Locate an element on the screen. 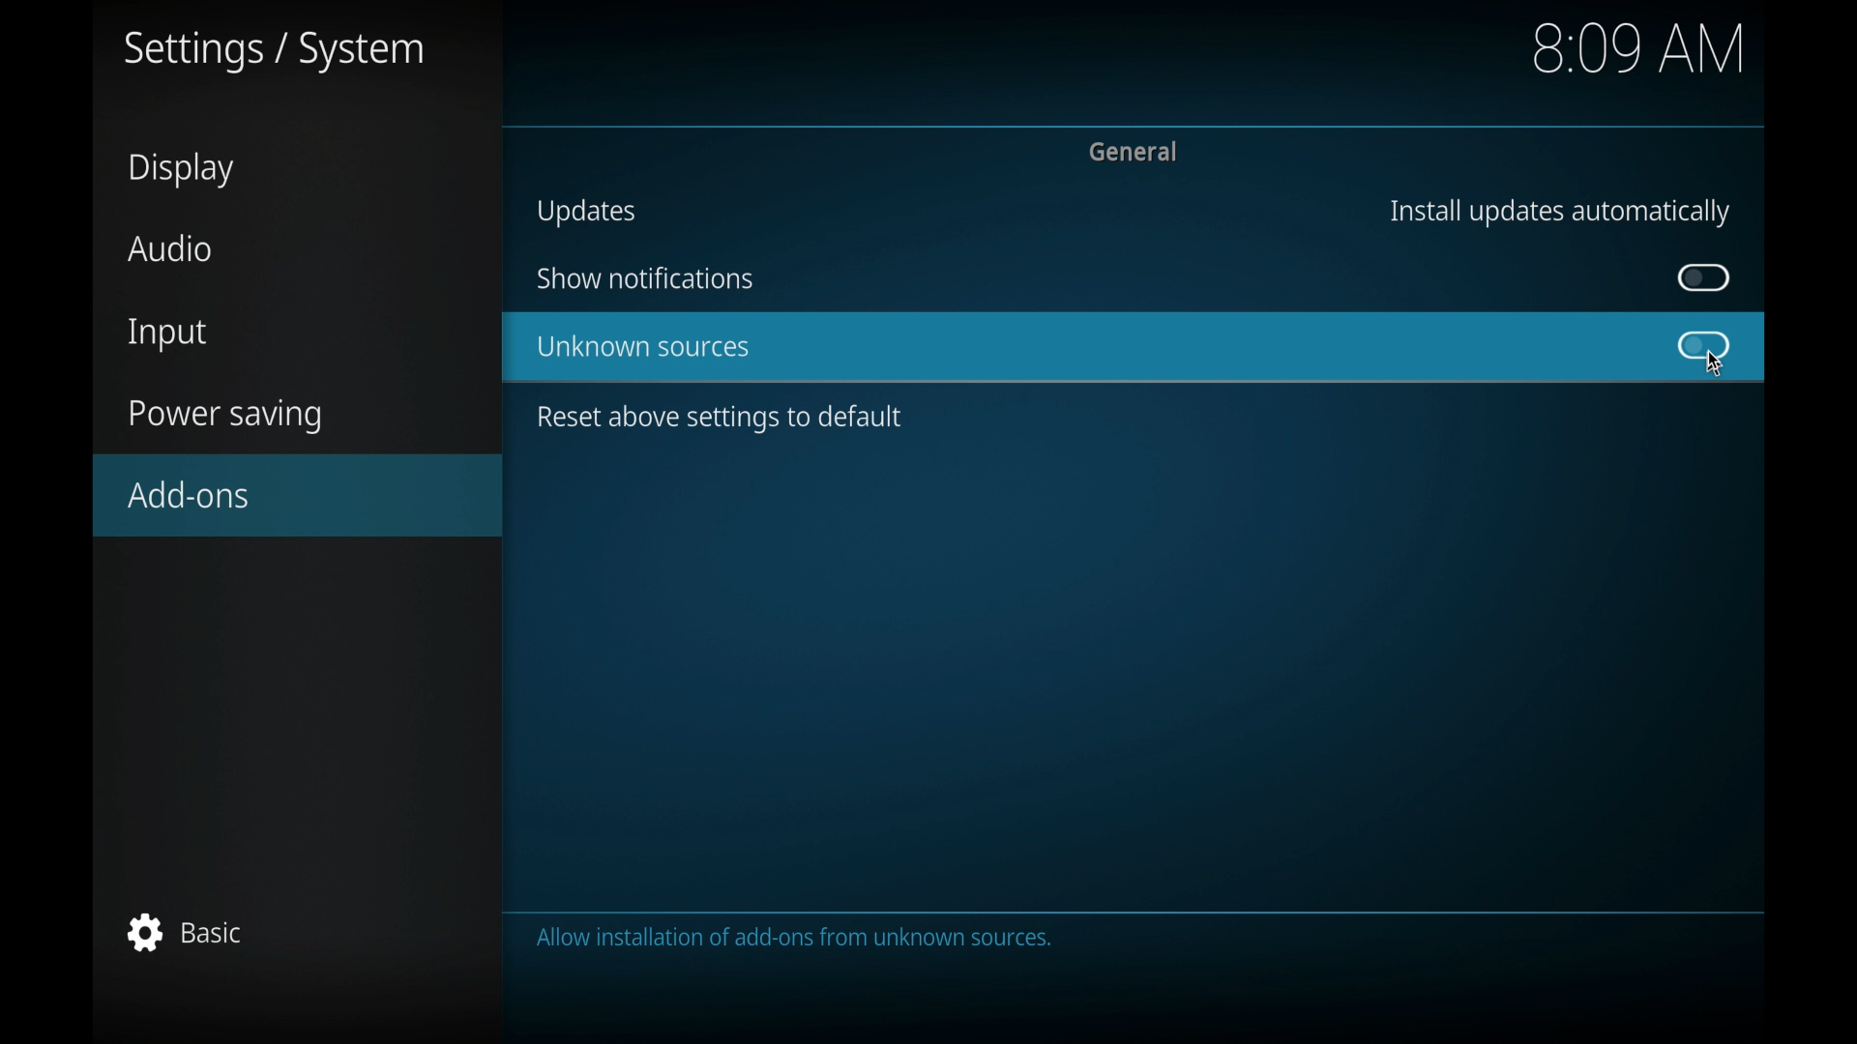 This screenshot has width=1857, height=1044. add-ons is located at coordinates (300, 495).